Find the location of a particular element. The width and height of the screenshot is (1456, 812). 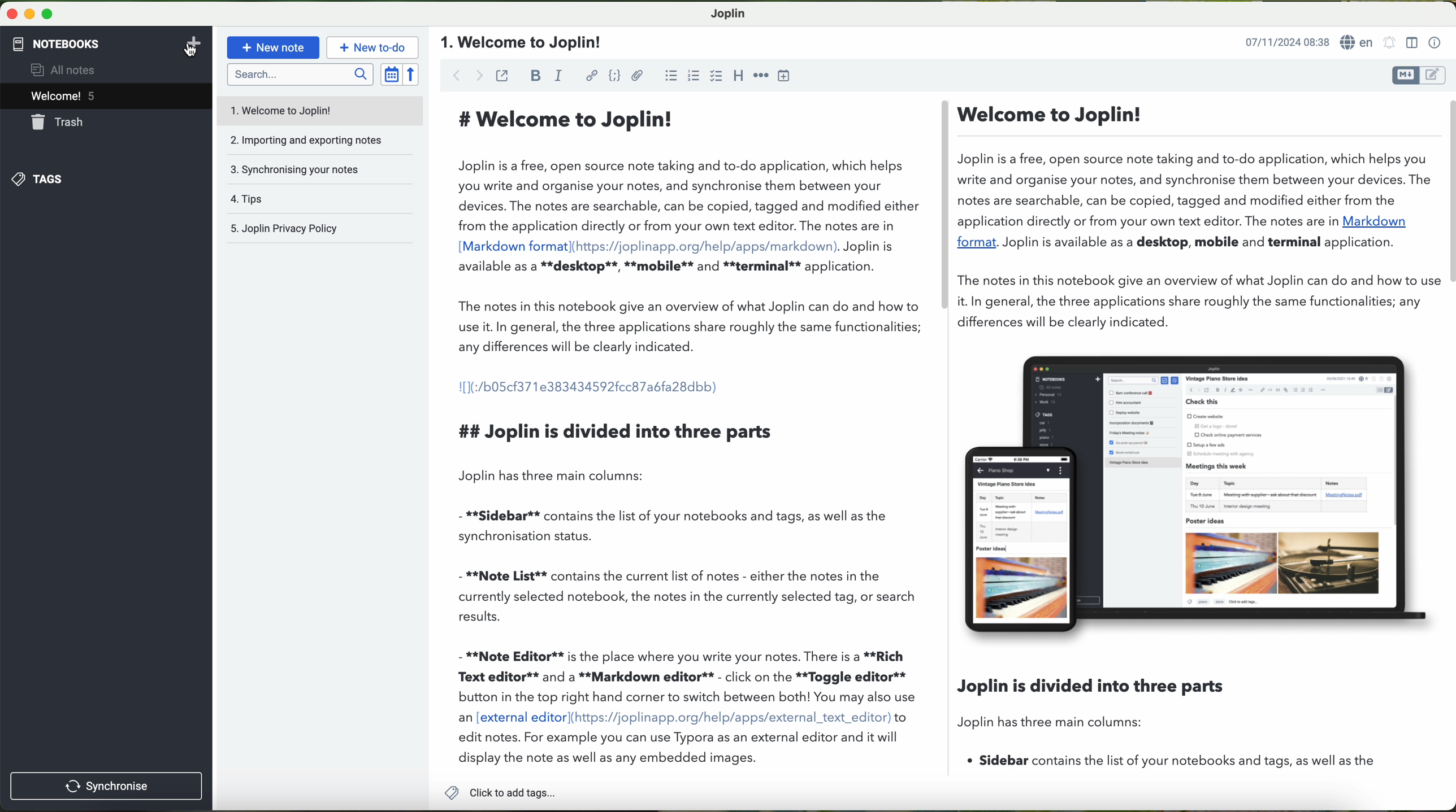

language is located at coordinates (1357, 43).